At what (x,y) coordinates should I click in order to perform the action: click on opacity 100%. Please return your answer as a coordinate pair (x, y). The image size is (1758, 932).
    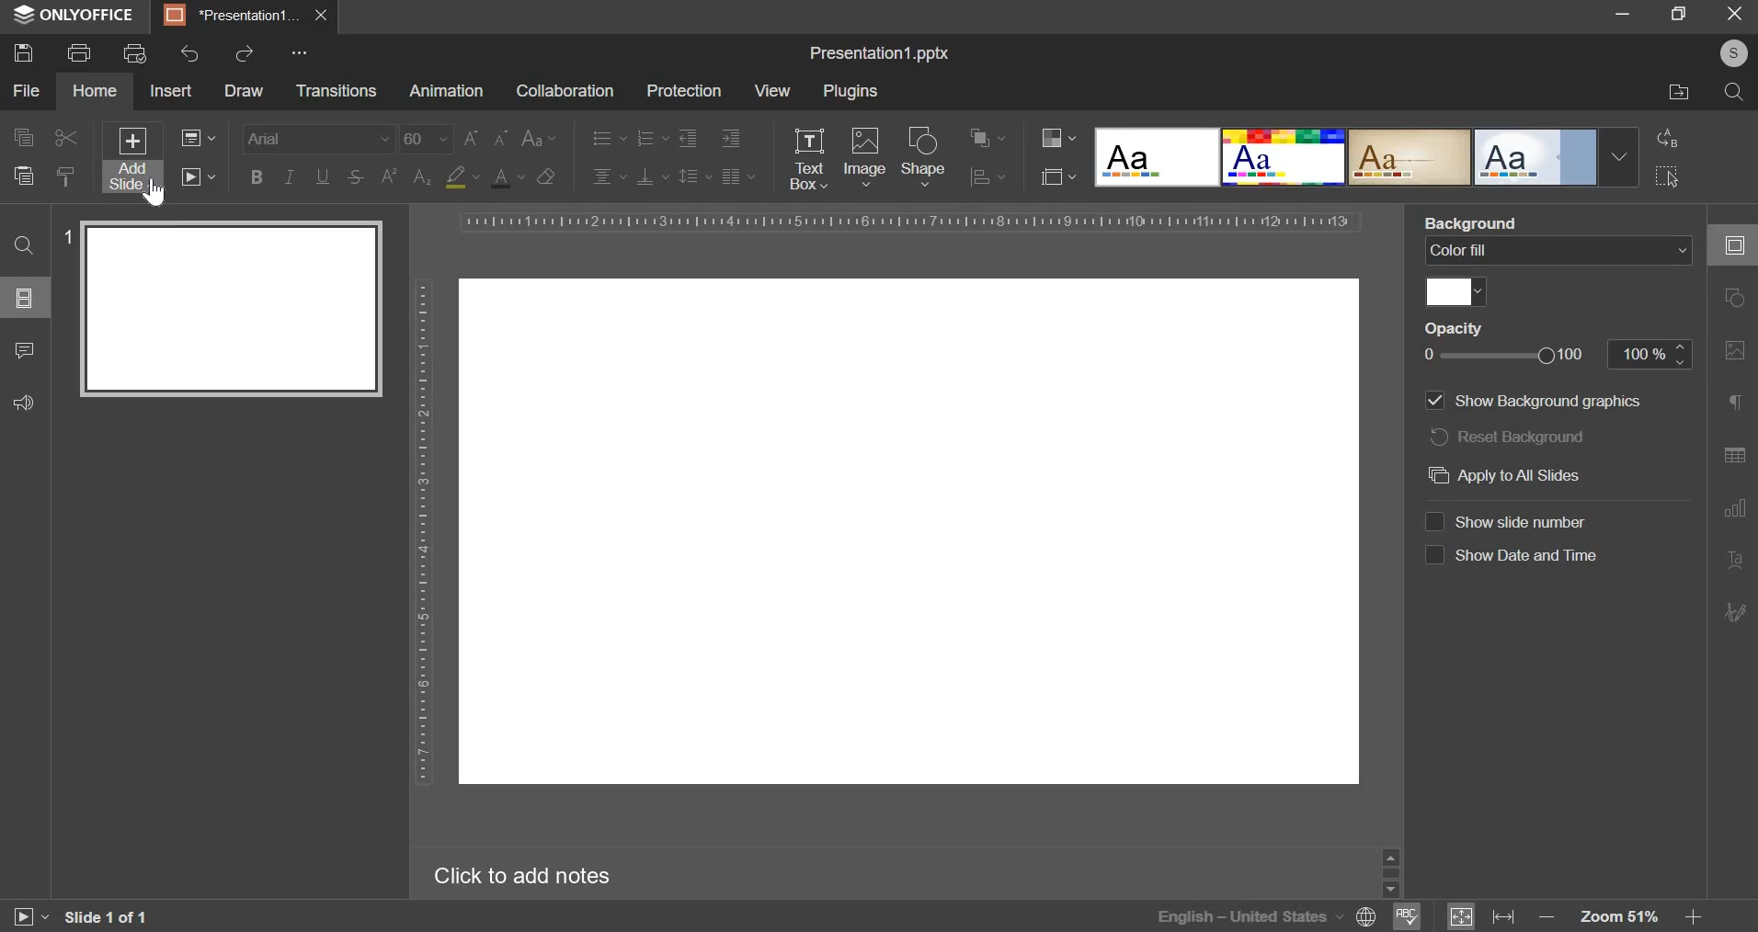
    Looking at the image, I should click on (1652, 353).